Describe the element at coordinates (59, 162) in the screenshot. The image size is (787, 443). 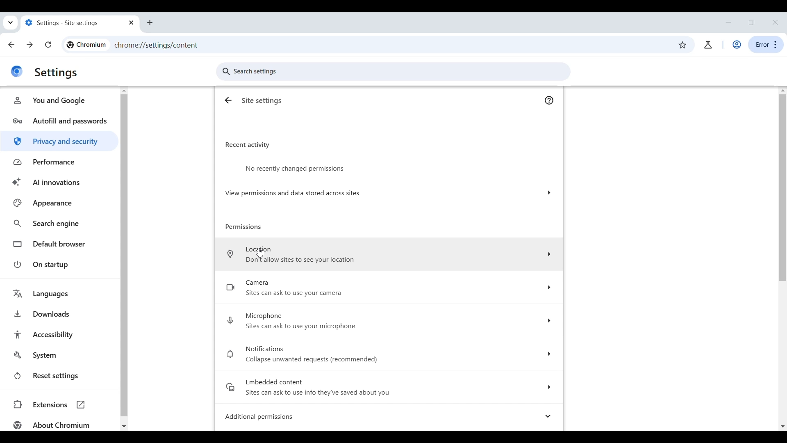
I see `Performance` at that location.